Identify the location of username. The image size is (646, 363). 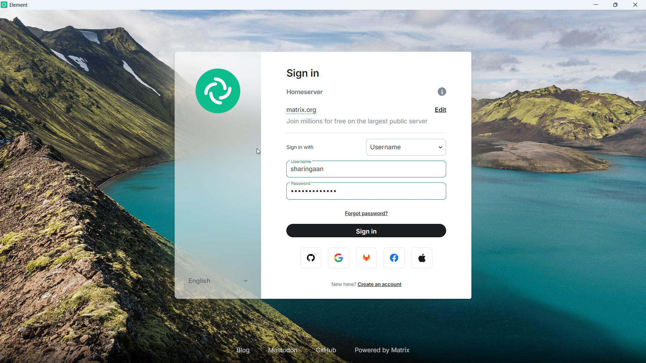
(299, 161).